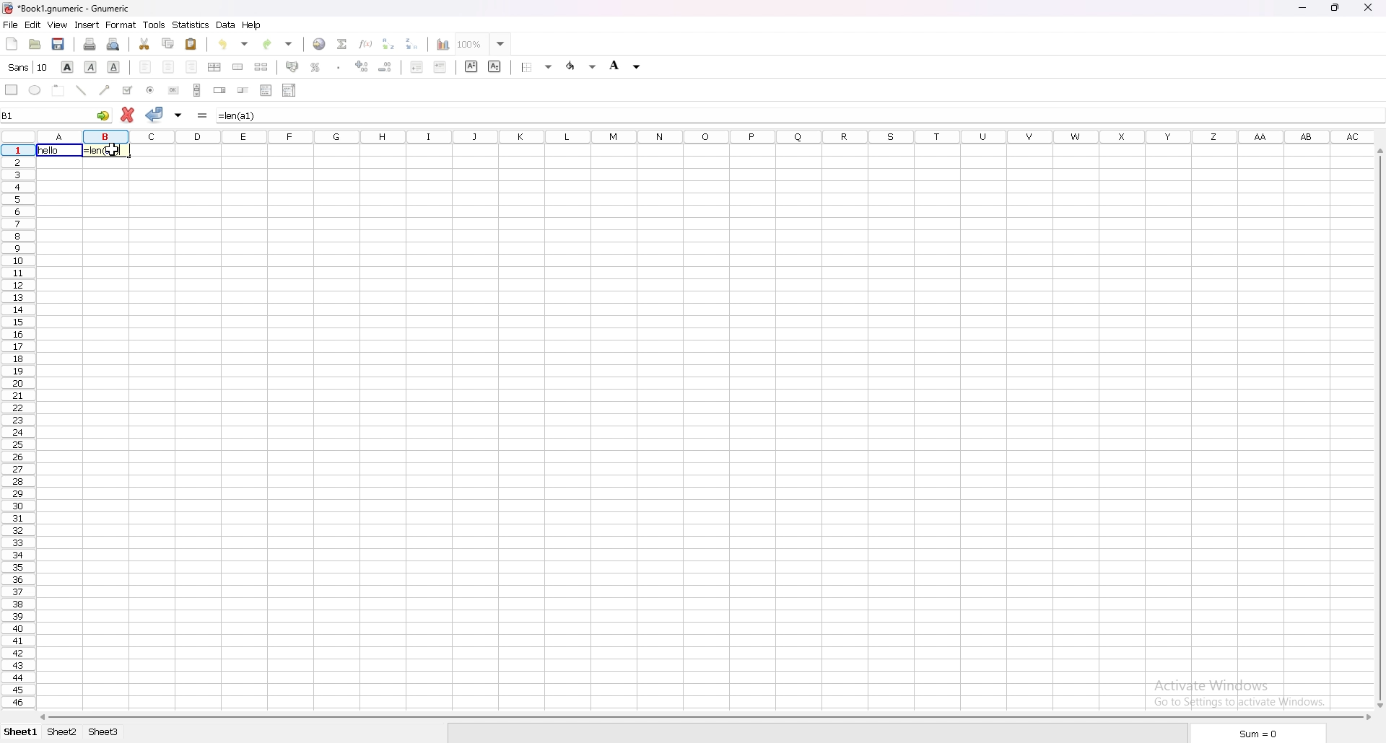 This screenshot has height=743, width=1386. I want to click on save, so click(60, 45).